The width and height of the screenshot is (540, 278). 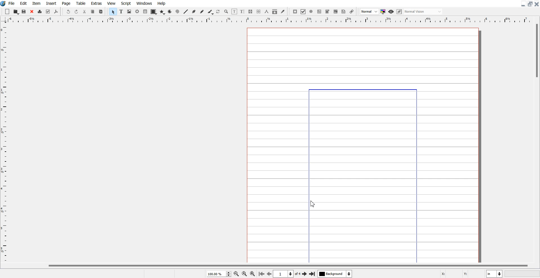 I want to click on PDF Check Box, so click(x=303, y=12).